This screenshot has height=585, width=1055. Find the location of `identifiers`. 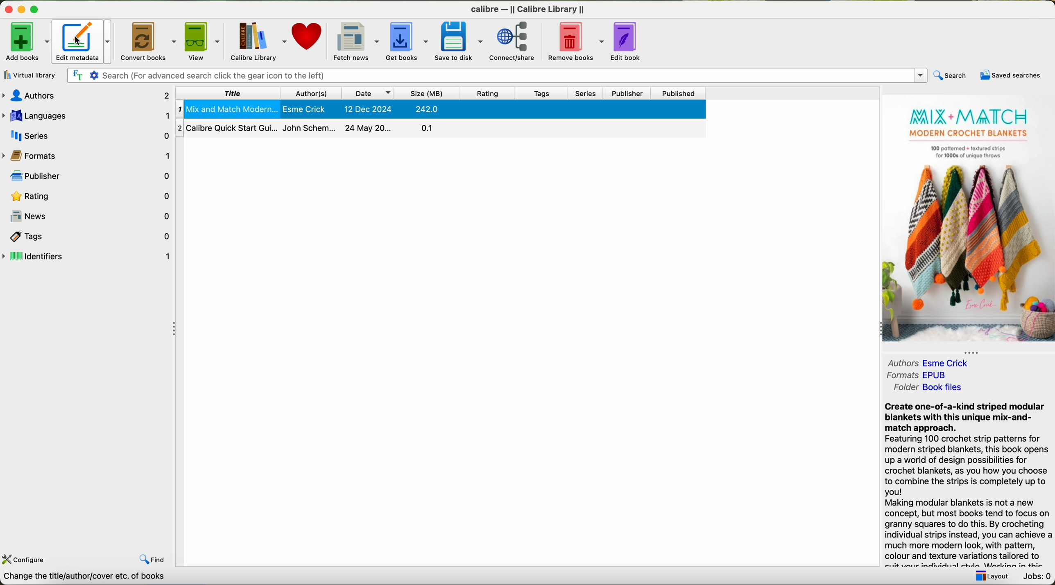

identifiers is located at coordinates (87, 256).